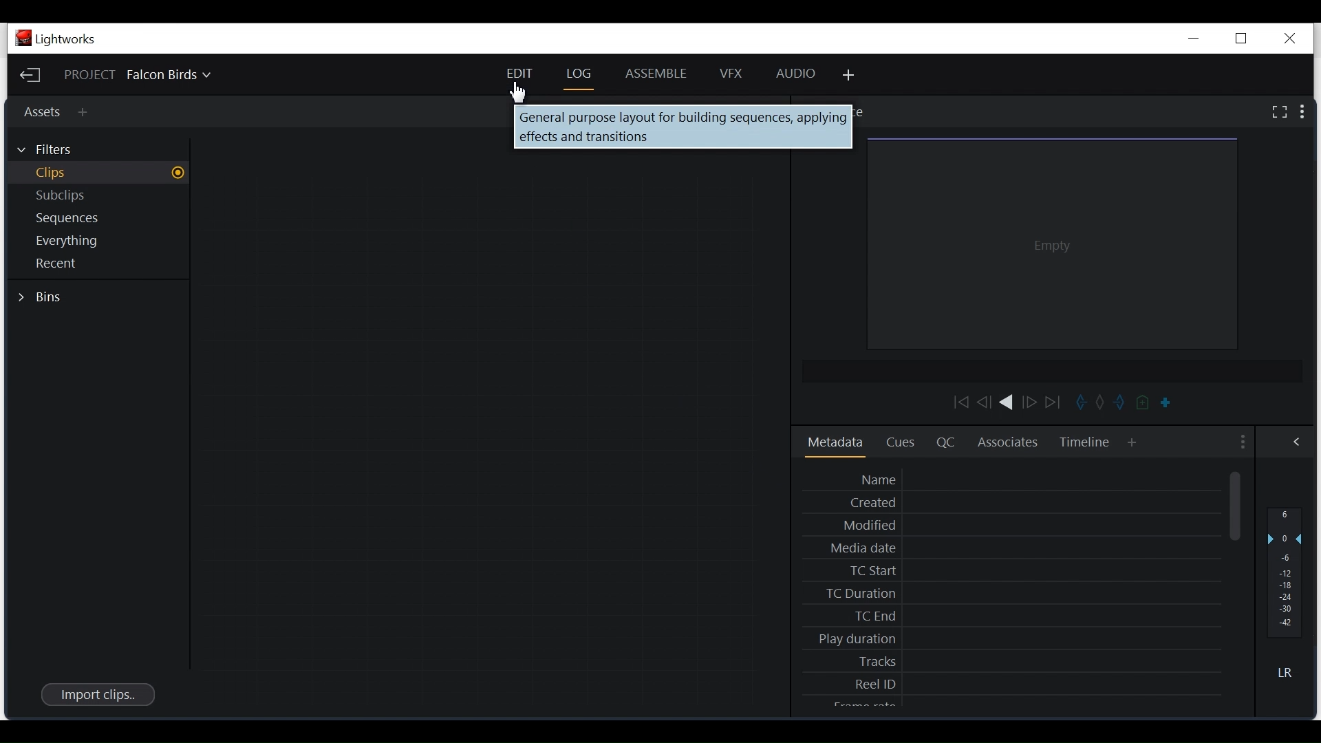 This screenshot has height=743, width=1321. Describe the element at coordinates (1018, 547) in the screenshot. I see `Media data` at that location.